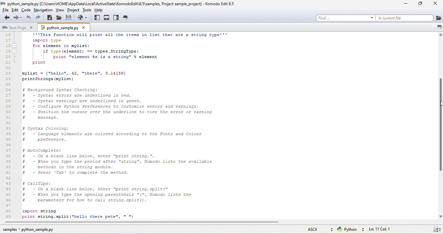 This screenshot has height=234, width=443. Describe the element at coordinates (407, 4) in the screenshot. I see `minimize` at that location.